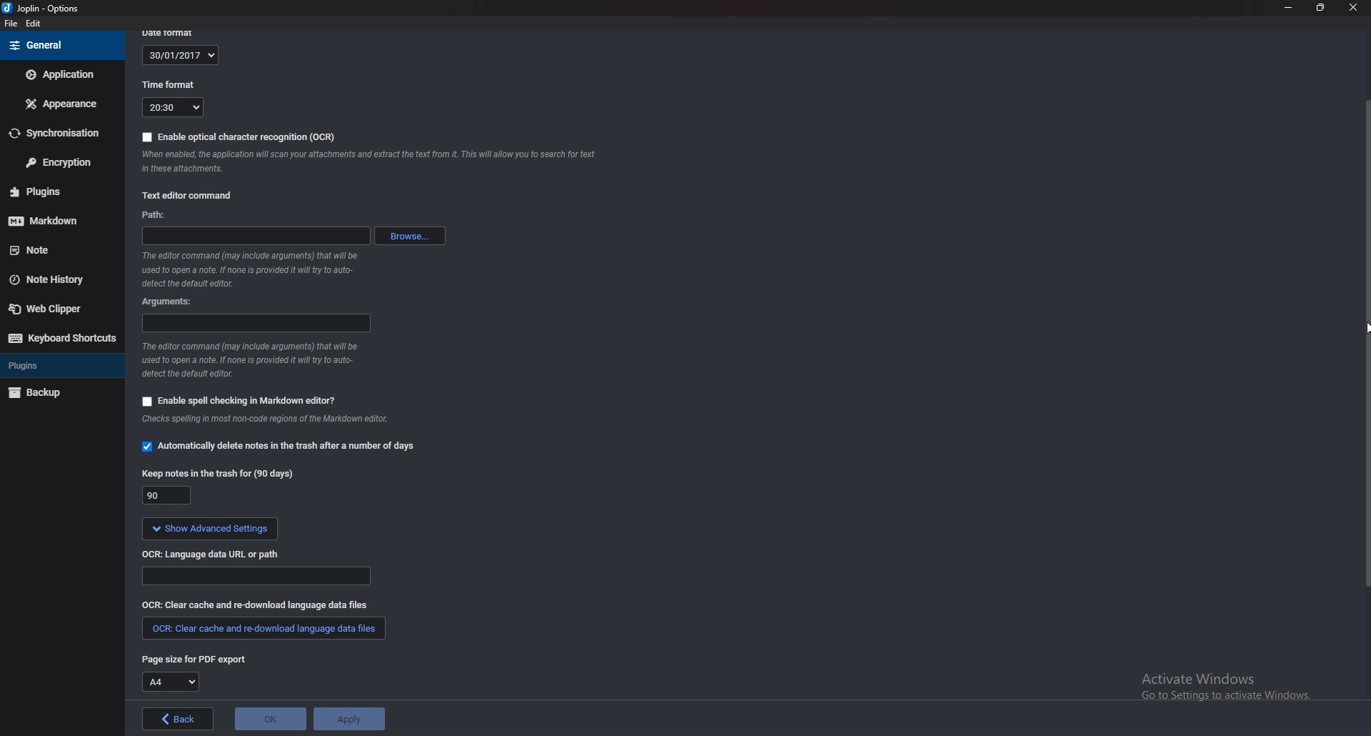 The width and height of the screenshot is (1371, 736). Describe the element at coordinates (61, 46) in the screenshot. I see `General` at that location.